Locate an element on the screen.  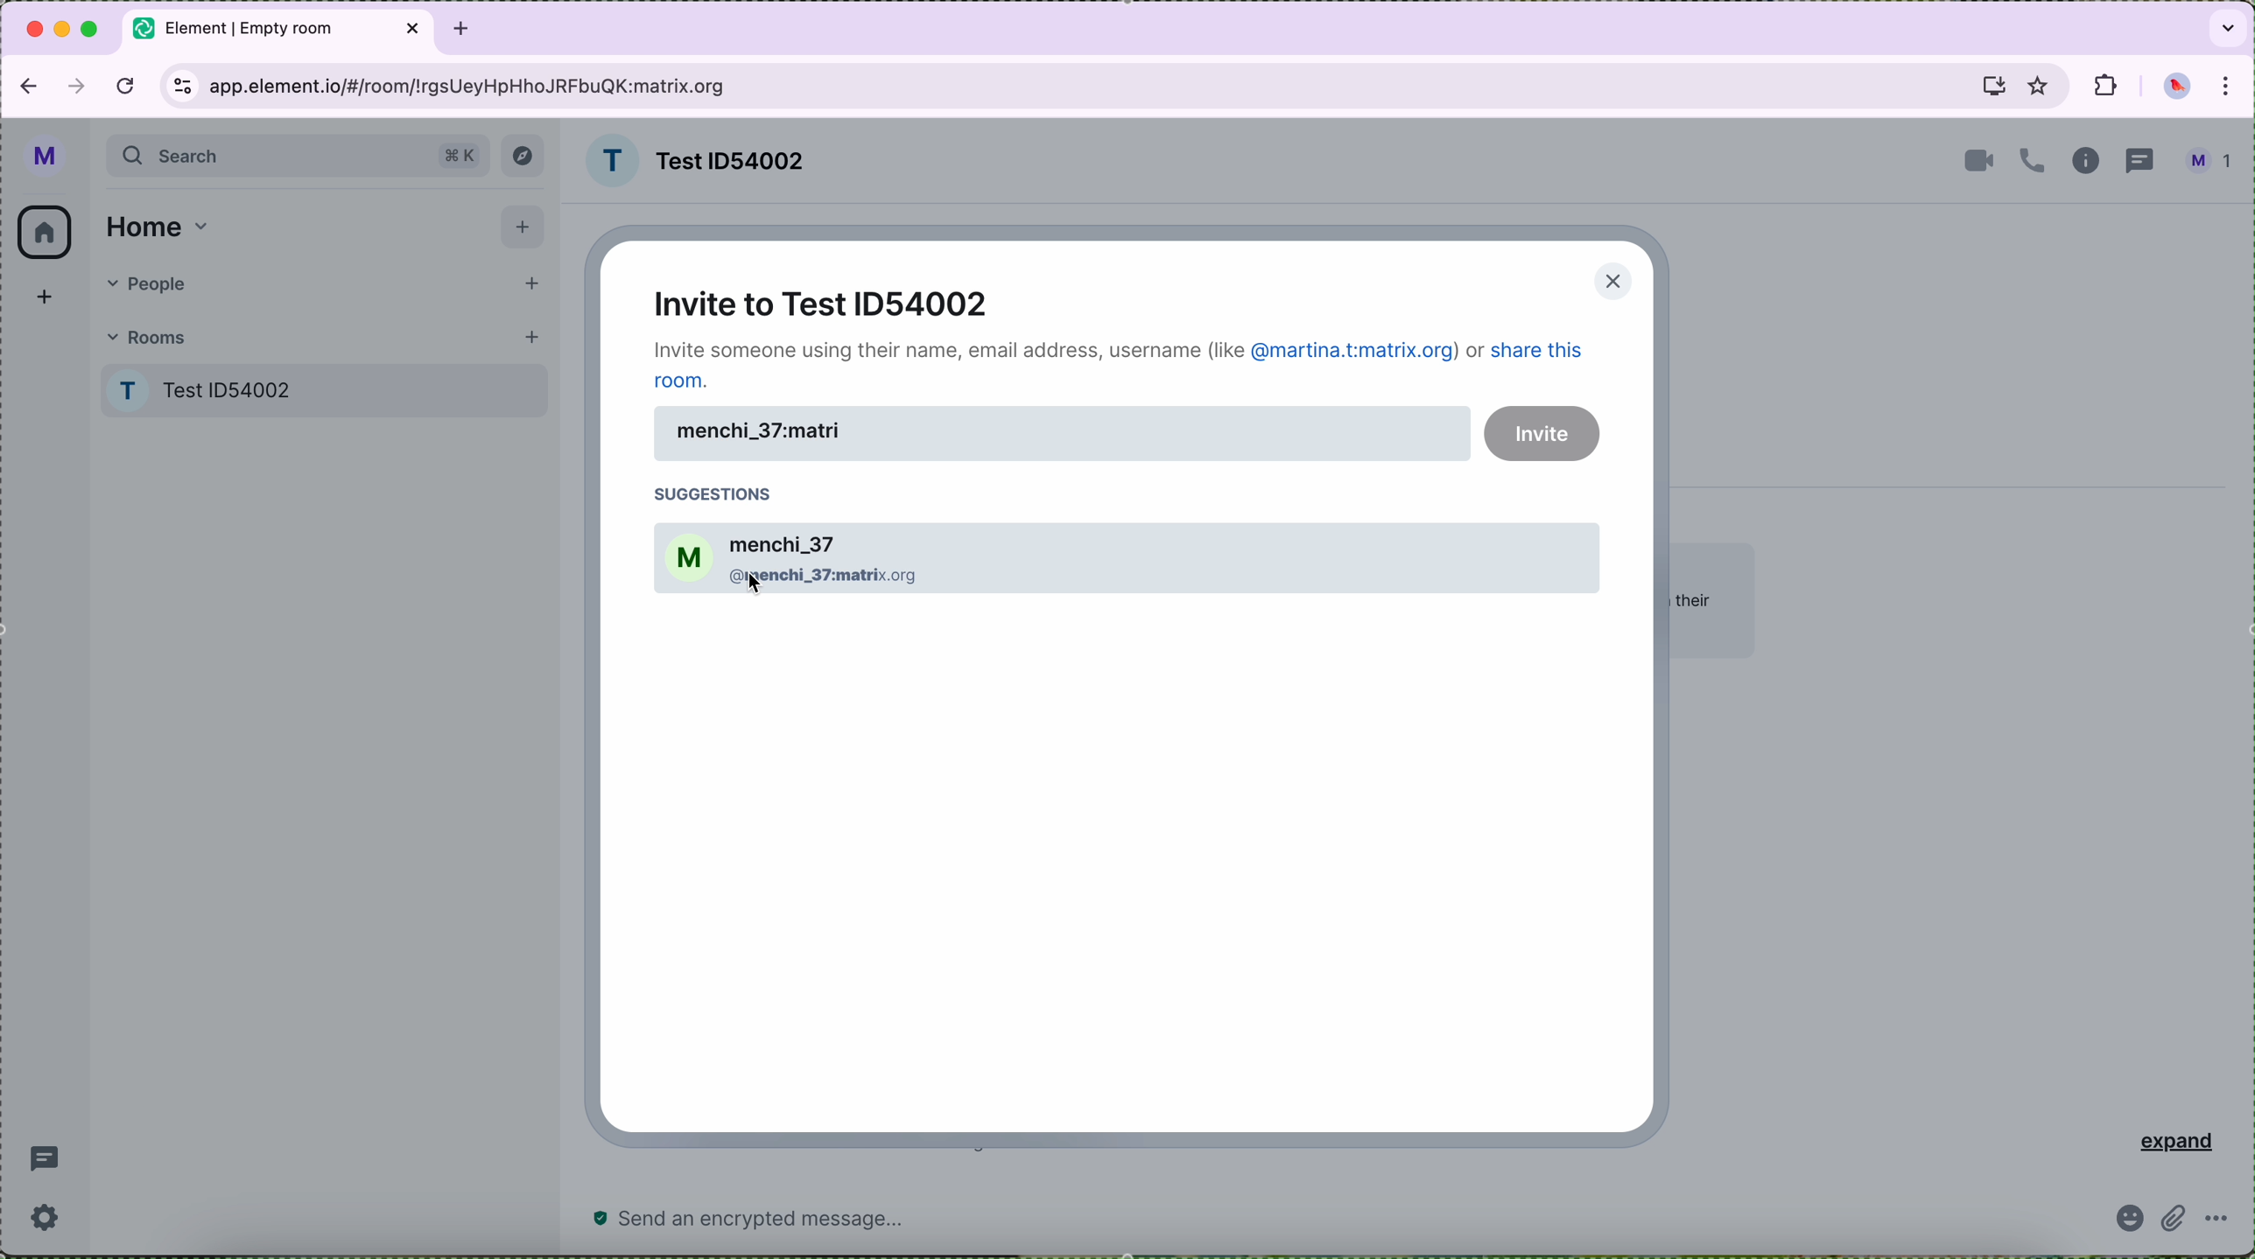
invite button is located at coordinates (1543, 434).